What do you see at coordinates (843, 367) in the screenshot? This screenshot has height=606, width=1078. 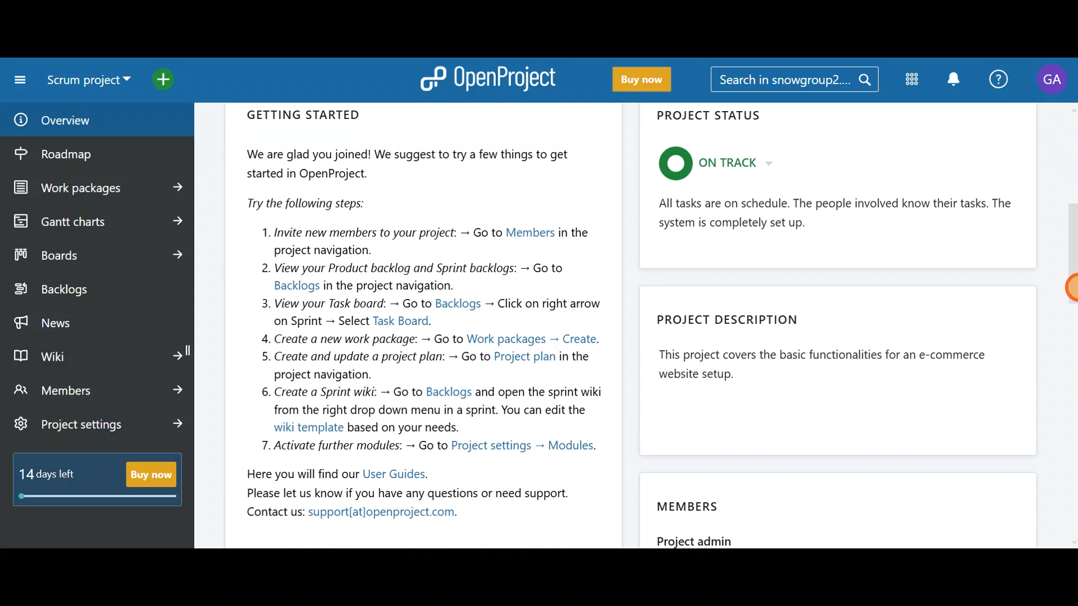 I see `Project description` at bounding box center [843, 367].